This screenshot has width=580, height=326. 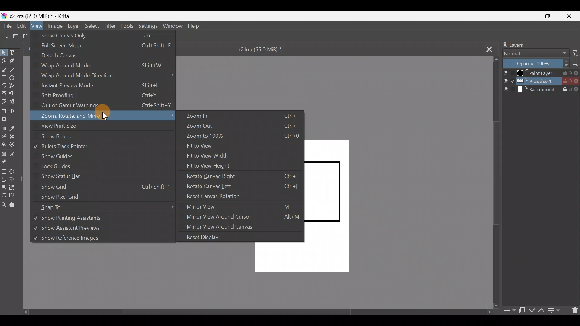 What do you see at coordinates (104, 127) in the screenshot?
I see `View print size` at bounding box center [104, 127].